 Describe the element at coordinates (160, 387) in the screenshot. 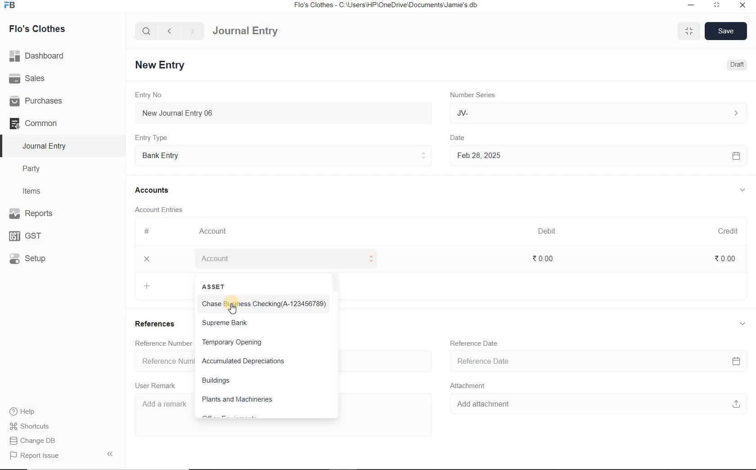

I see `User Remark` at that location.